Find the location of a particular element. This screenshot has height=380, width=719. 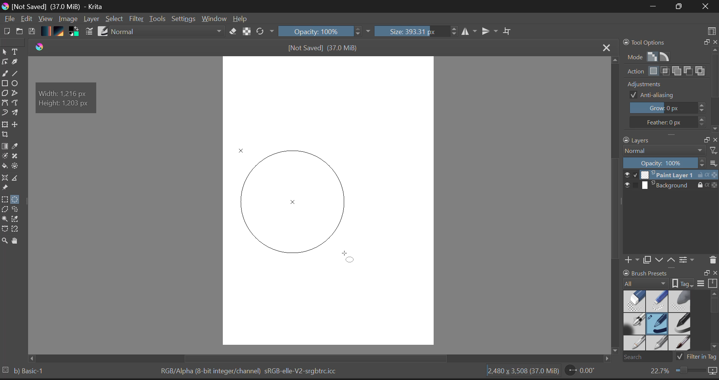

Gradient Fill is located at coordinates (5, 147).